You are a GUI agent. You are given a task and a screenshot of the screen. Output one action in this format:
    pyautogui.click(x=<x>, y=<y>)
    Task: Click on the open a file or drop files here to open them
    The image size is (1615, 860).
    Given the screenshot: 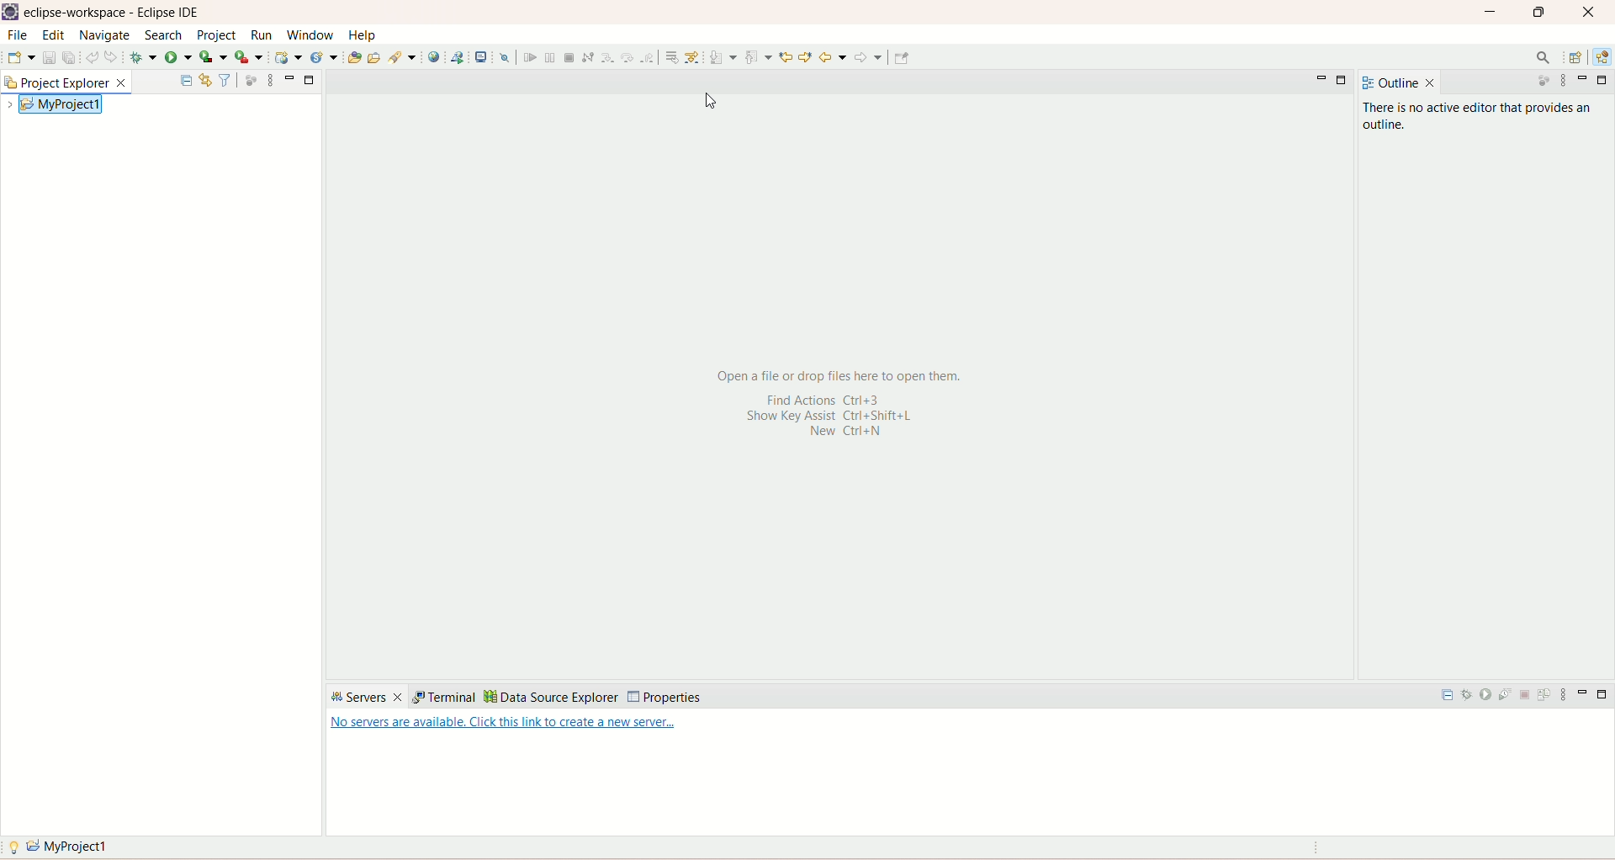 What is the action you would take?
    pyautogui.click(x=839, y=374)
    